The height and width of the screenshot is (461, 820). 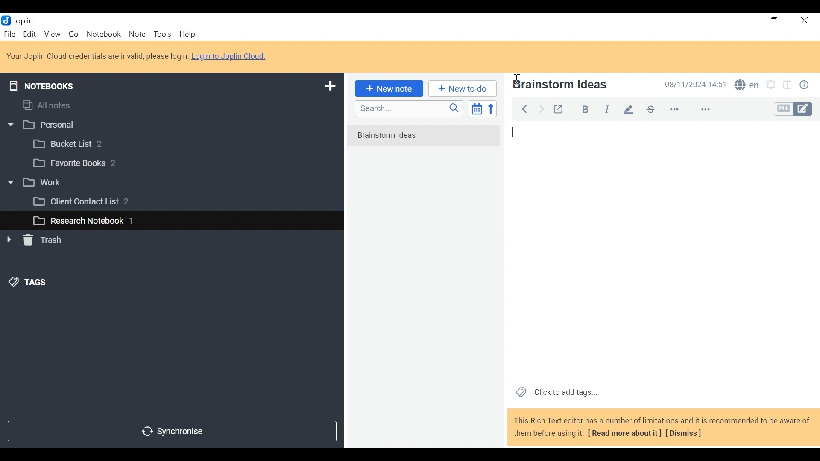 What do you see at coordinates (629, 109) in the screenshot?
I see `pen` at bounding box center [629, 109].